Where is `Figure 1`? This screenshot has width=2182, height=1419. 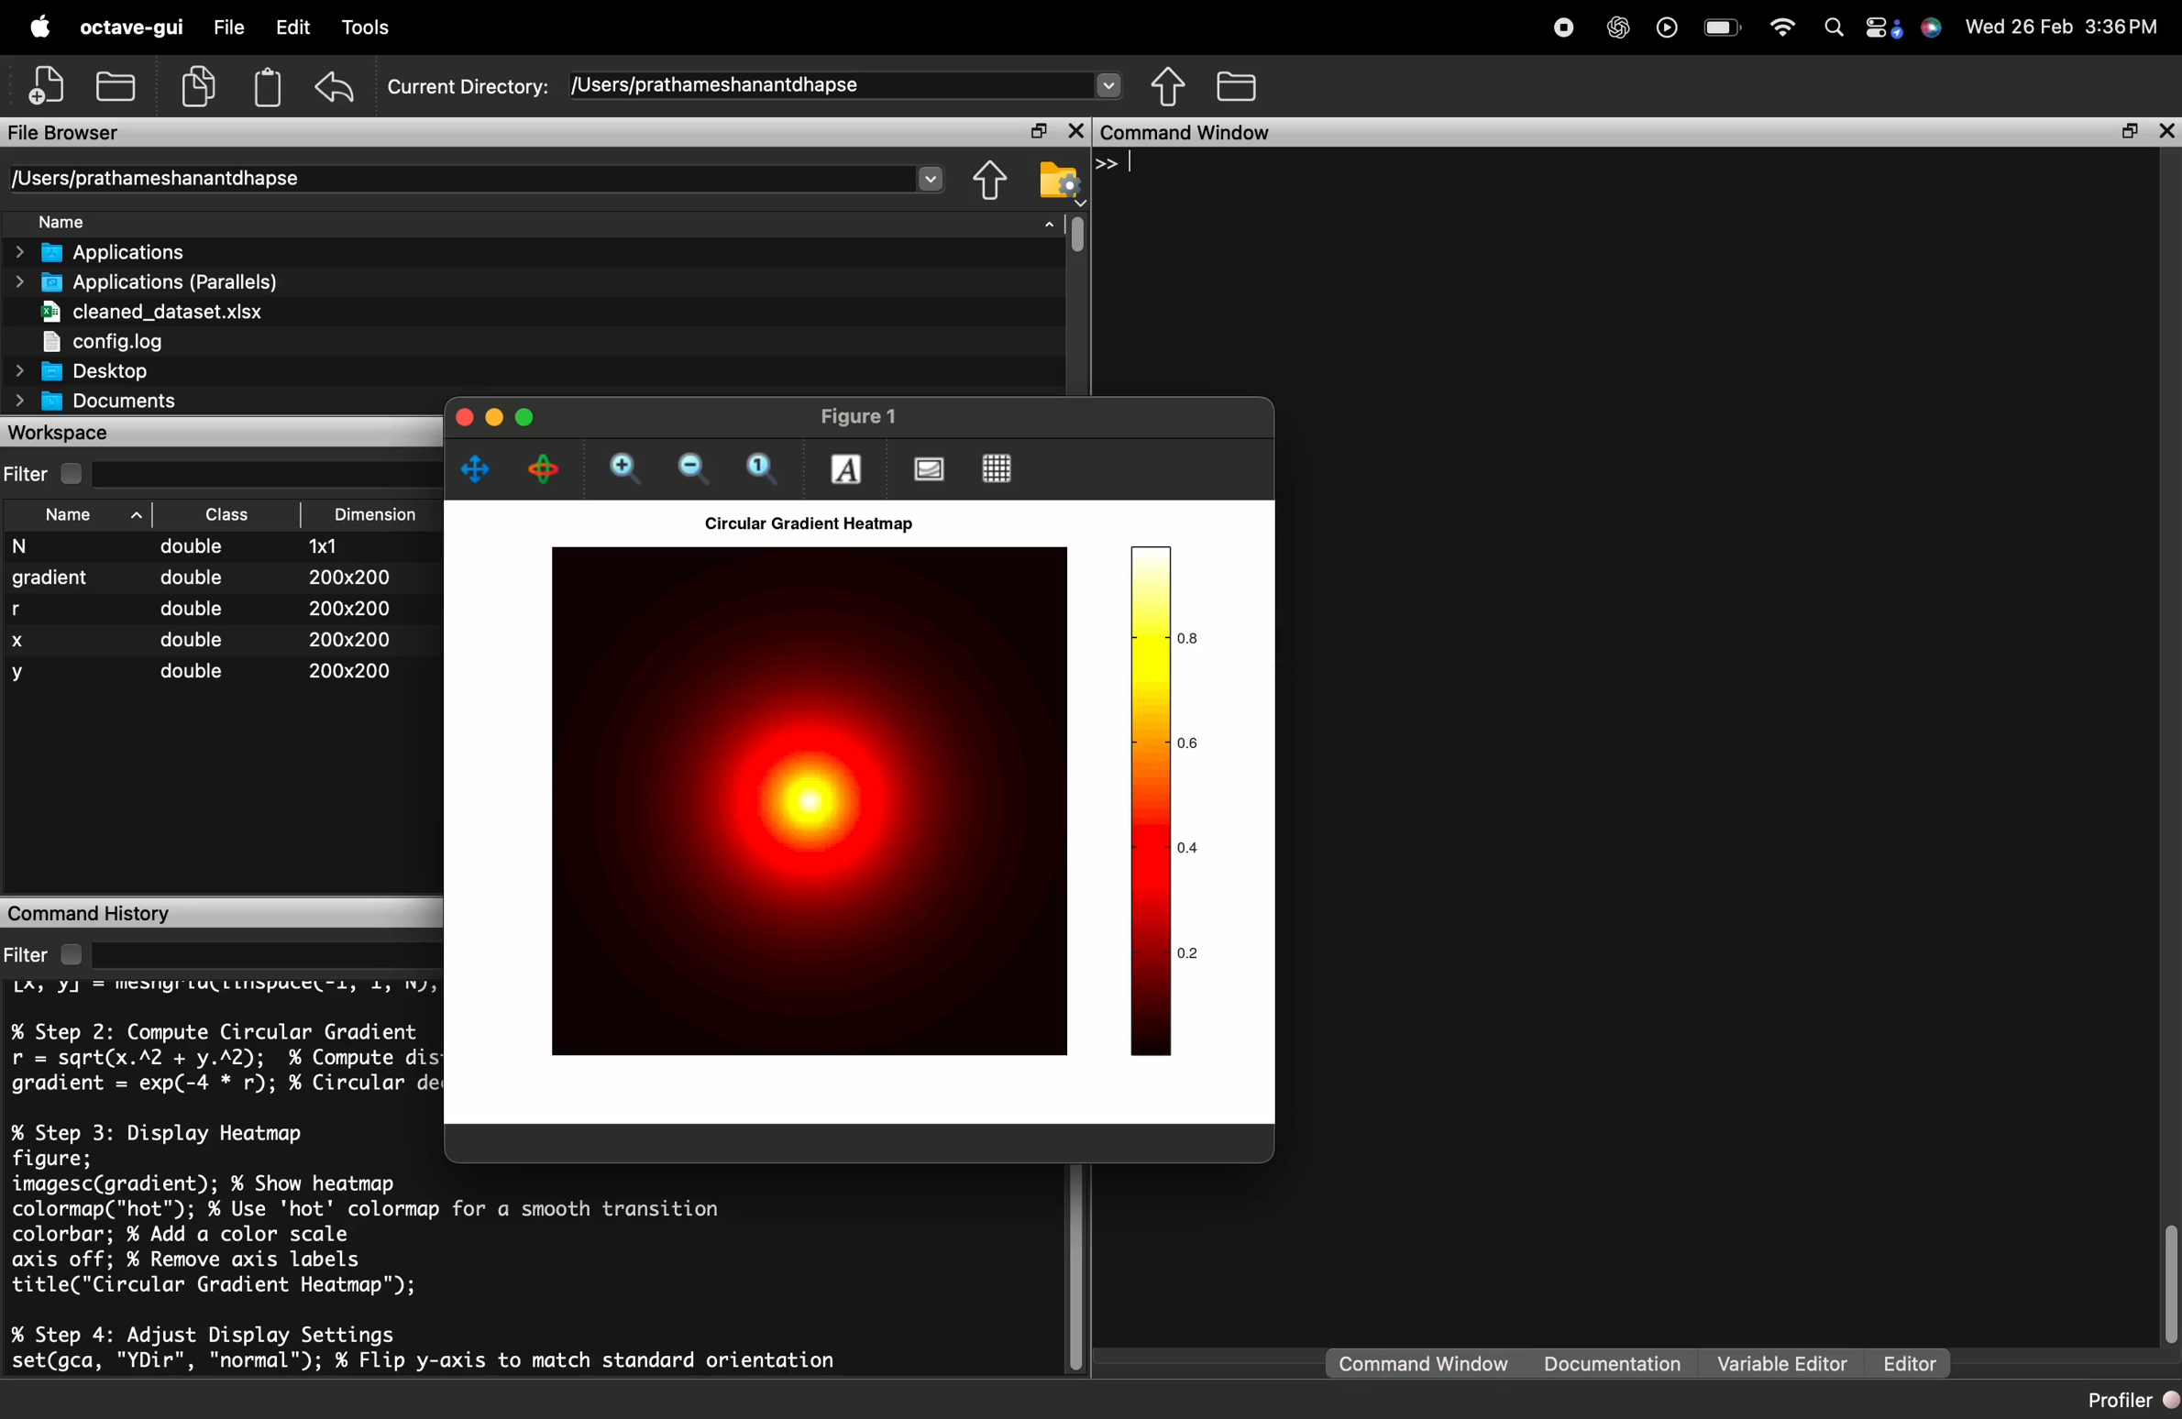
Figure 1 is located at coordinates (857, 416).